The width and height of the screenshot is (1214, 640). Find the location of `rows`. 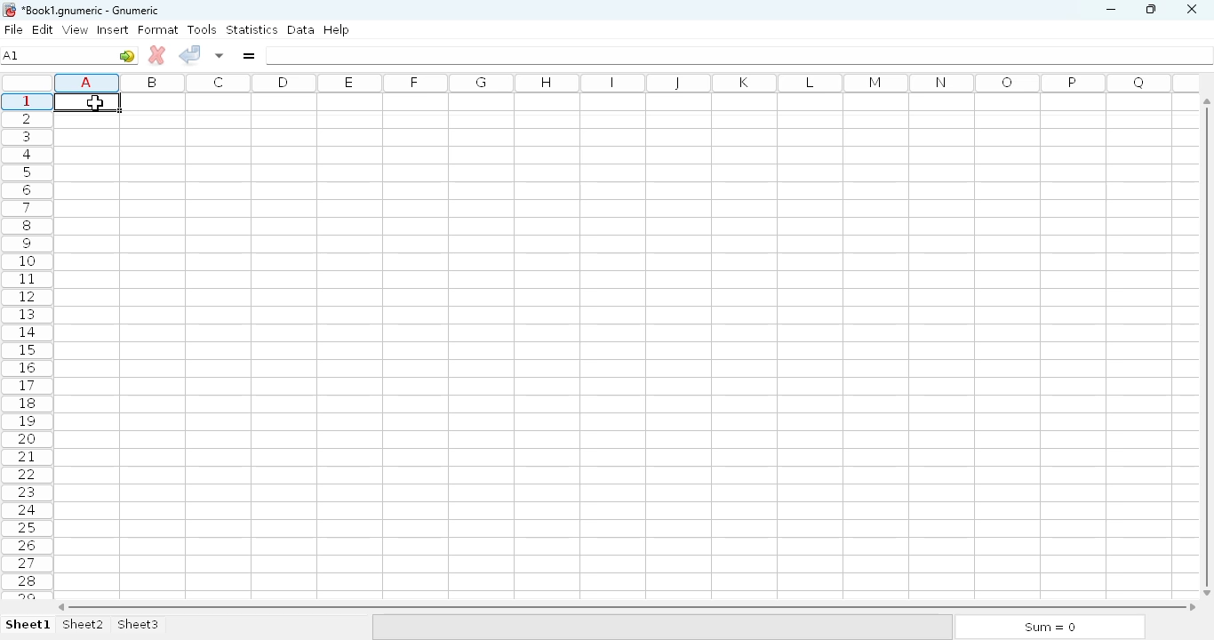

rows is located at coordinates (27, 346).